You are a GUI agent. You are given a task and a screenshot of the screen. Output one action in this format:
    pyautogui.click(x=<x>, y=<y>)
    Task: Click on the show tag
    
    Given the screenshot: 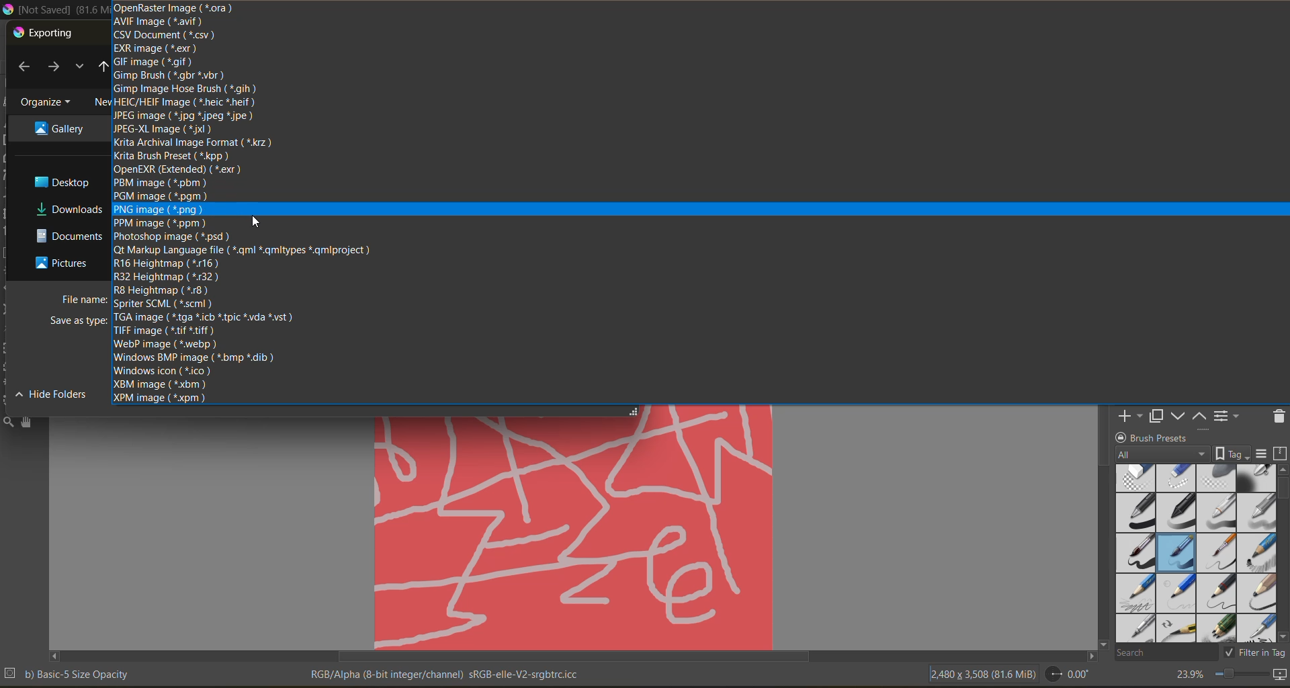 What is the action you would take?
    pyautogui.click(x=1230, y=453)
    